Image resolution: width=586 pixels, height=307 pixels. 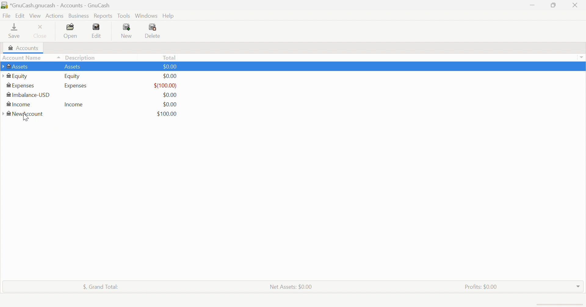 I want to click on View, so click(x=35, y=16).